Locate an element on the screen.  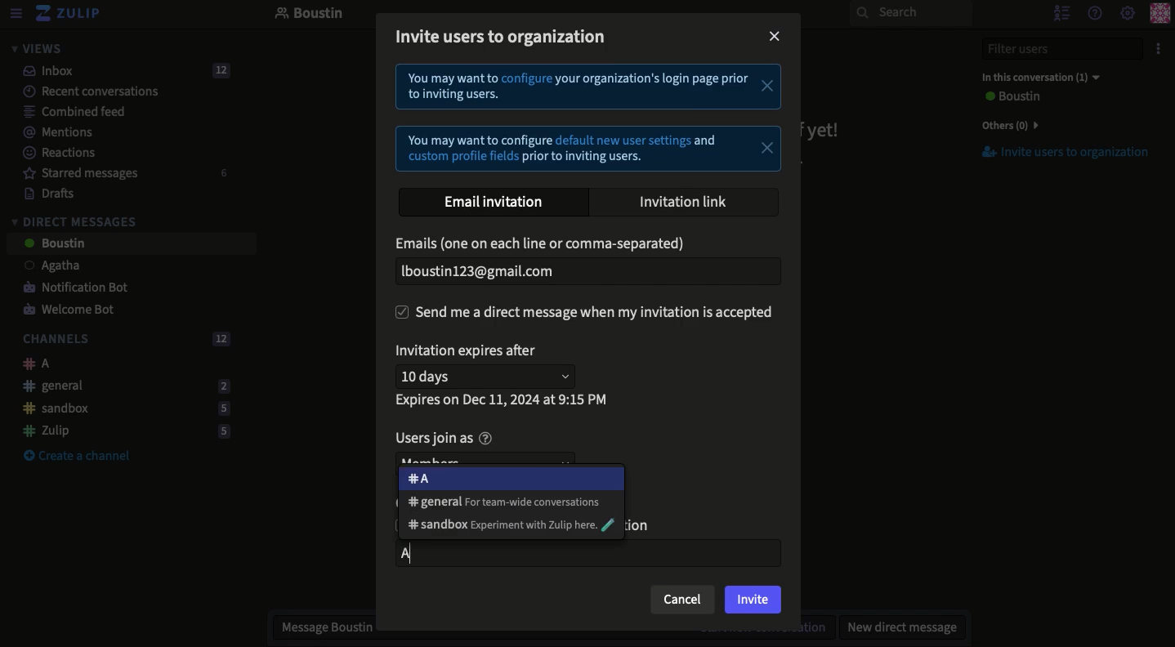
User 1 is located at coordinates (43, 267).